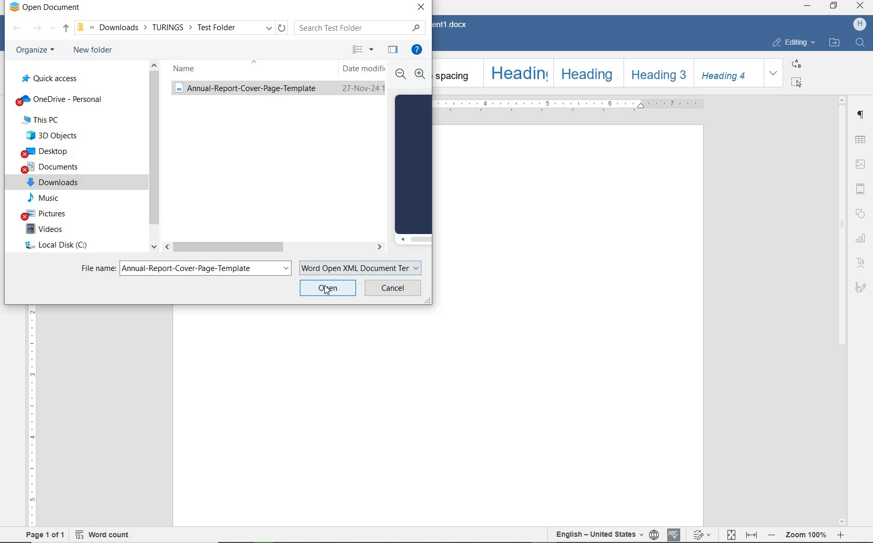 This screenshot has width=873, height=543. What do you see at coordinates (18, 29) in the screenshot?
I see `back` at bounding box center [18, 29].